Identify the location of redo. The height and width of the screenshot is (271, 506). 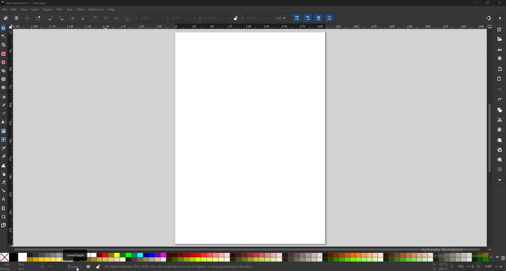
(500, 99).